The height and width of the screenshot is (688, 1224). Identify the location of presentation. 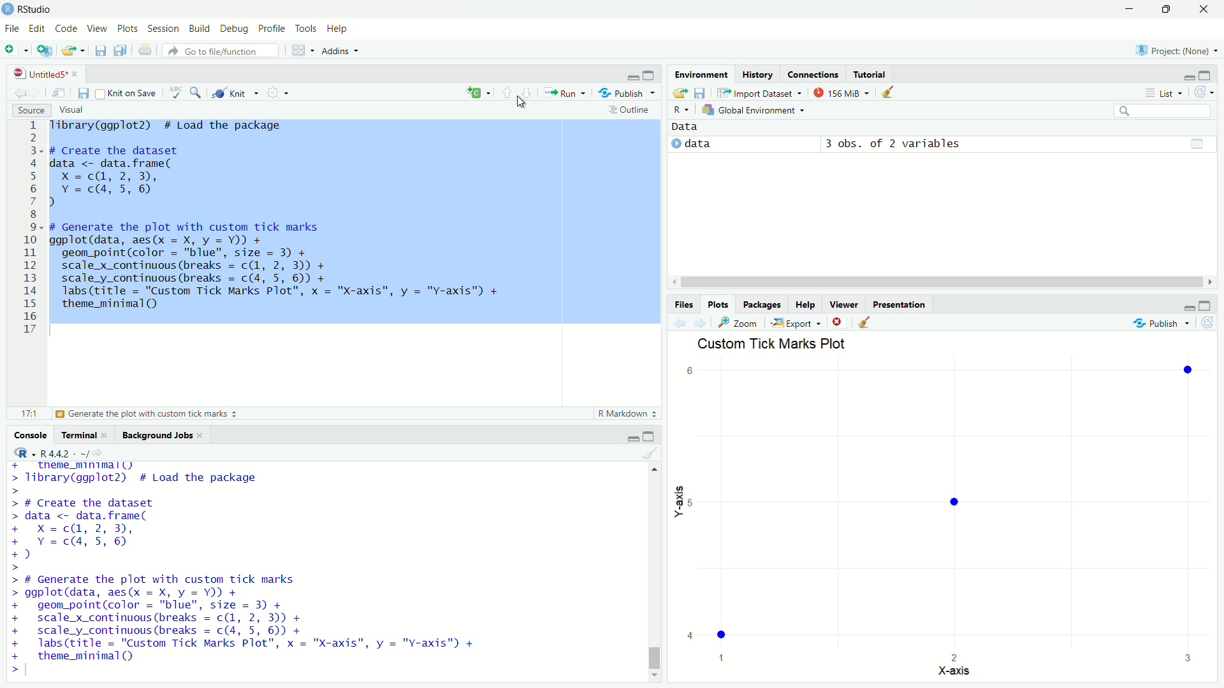
(899, 303).